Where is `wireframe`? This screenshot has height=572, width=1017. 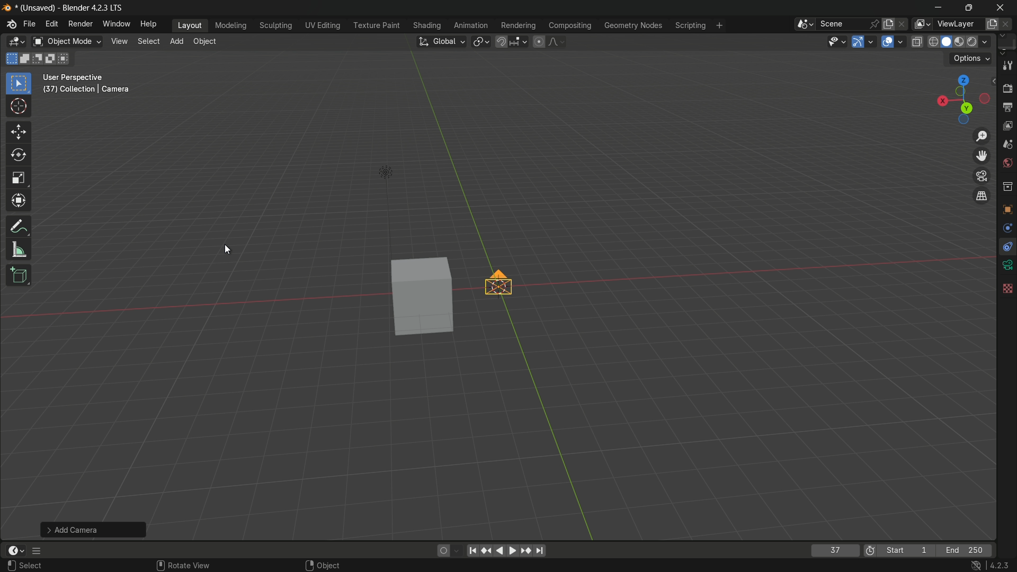
wireframe is located at coordinates (933, 41).